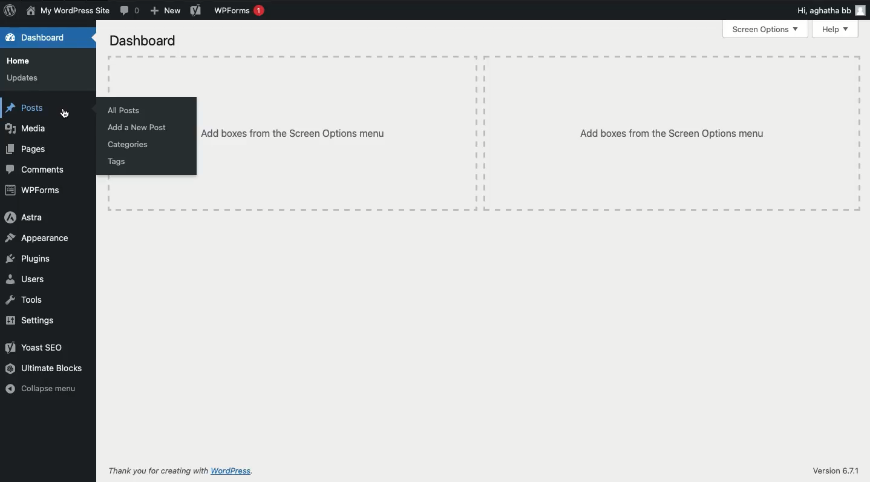 The height and width of the screenshot is (482, 870). Describe the element at coordinates (32, 191) in the screenshot. I see `WPForms` at that location.